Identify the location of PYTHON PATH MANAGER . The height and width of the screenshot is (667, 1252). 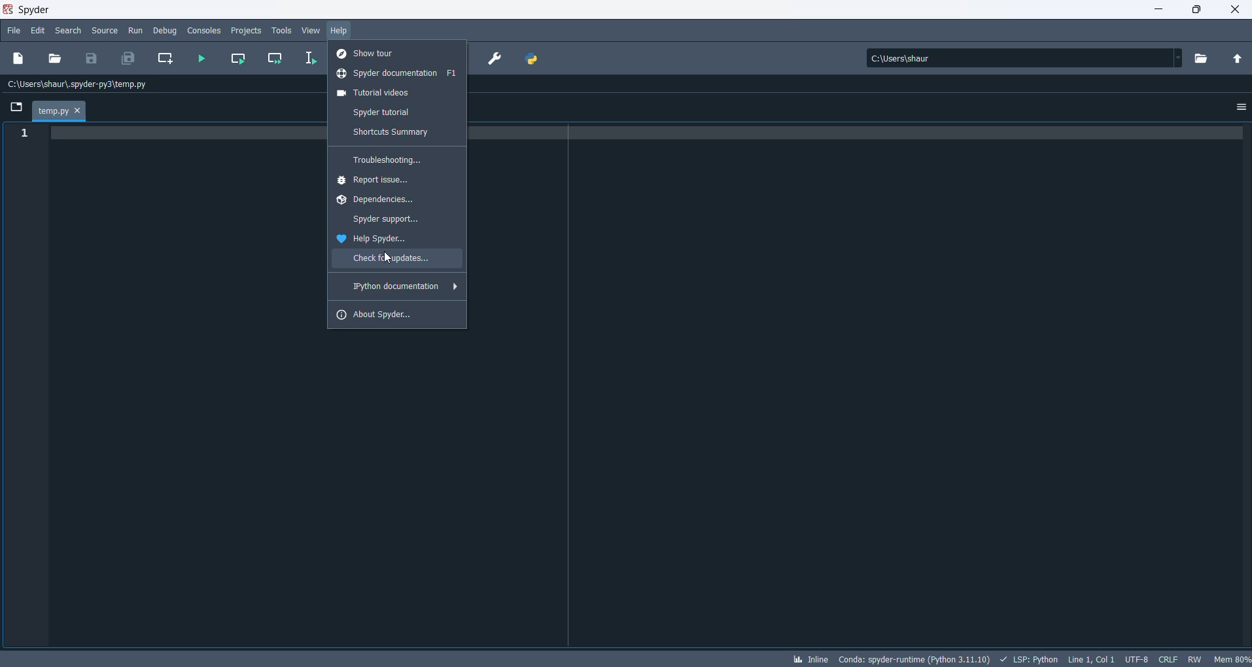
(533, 59).